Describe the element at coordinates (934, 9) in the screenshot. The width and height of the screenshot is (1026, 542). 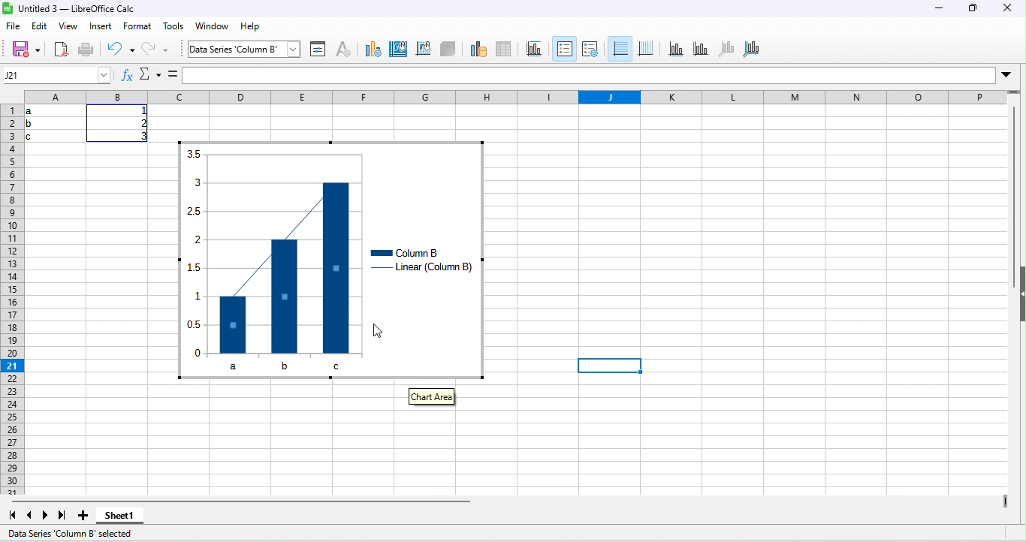
I see `minimize` at that location.